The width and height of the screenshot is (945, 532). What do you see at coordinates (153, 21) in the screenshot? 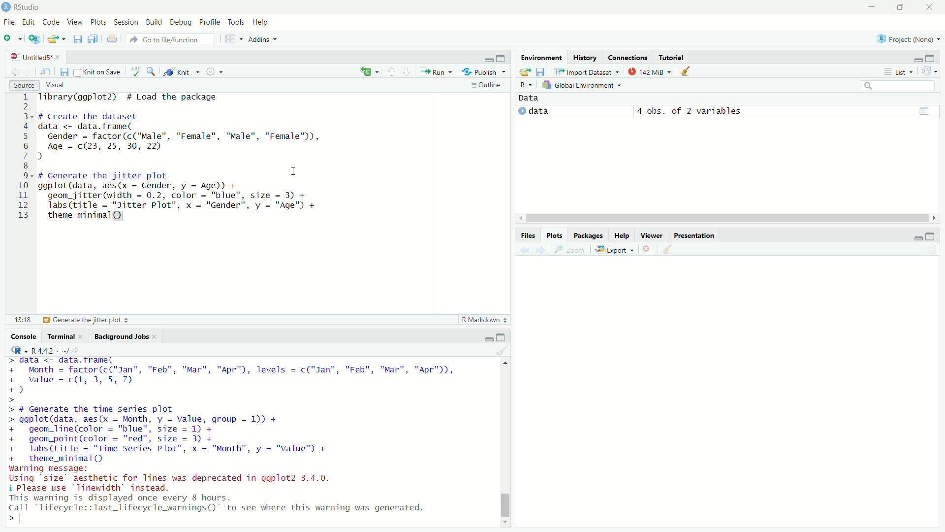
I see `build` at bounding box center [153, 21].